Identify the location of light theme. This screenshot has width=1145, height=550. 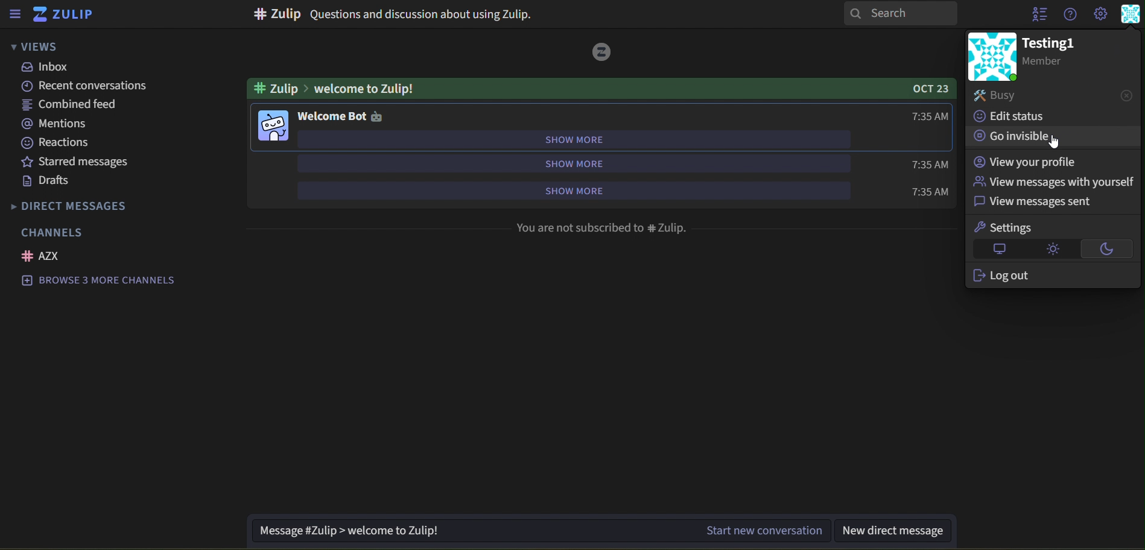
(1051, 248).